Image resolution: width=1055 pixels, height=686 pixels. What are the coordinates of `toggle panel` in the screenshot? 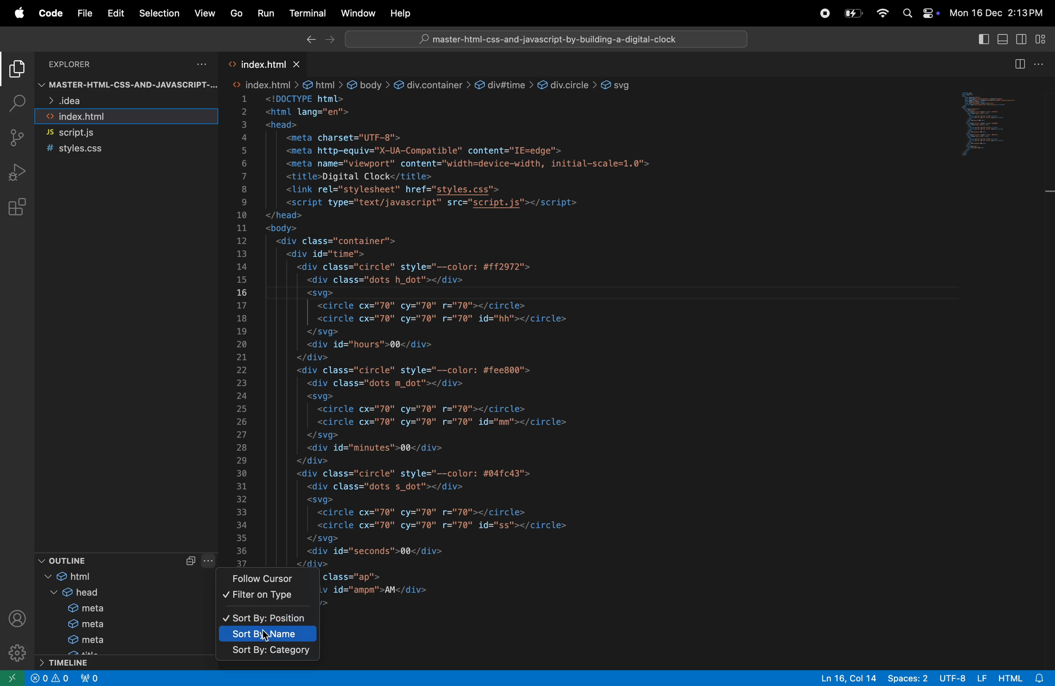 It's located at (1005, 39).